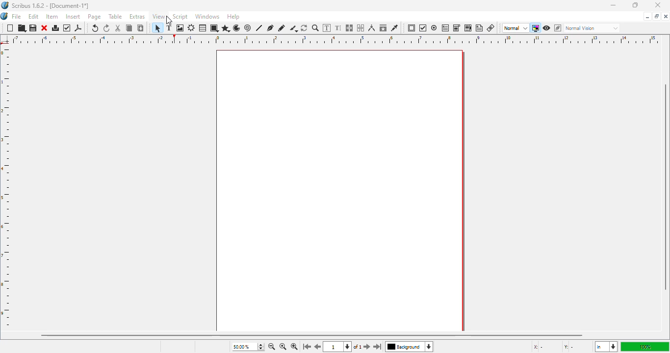 The width and height of the screenshot is (670, 353). Describe the element at coordinates (394, 28) in the screenshot. I see `eye dropper` at that location.